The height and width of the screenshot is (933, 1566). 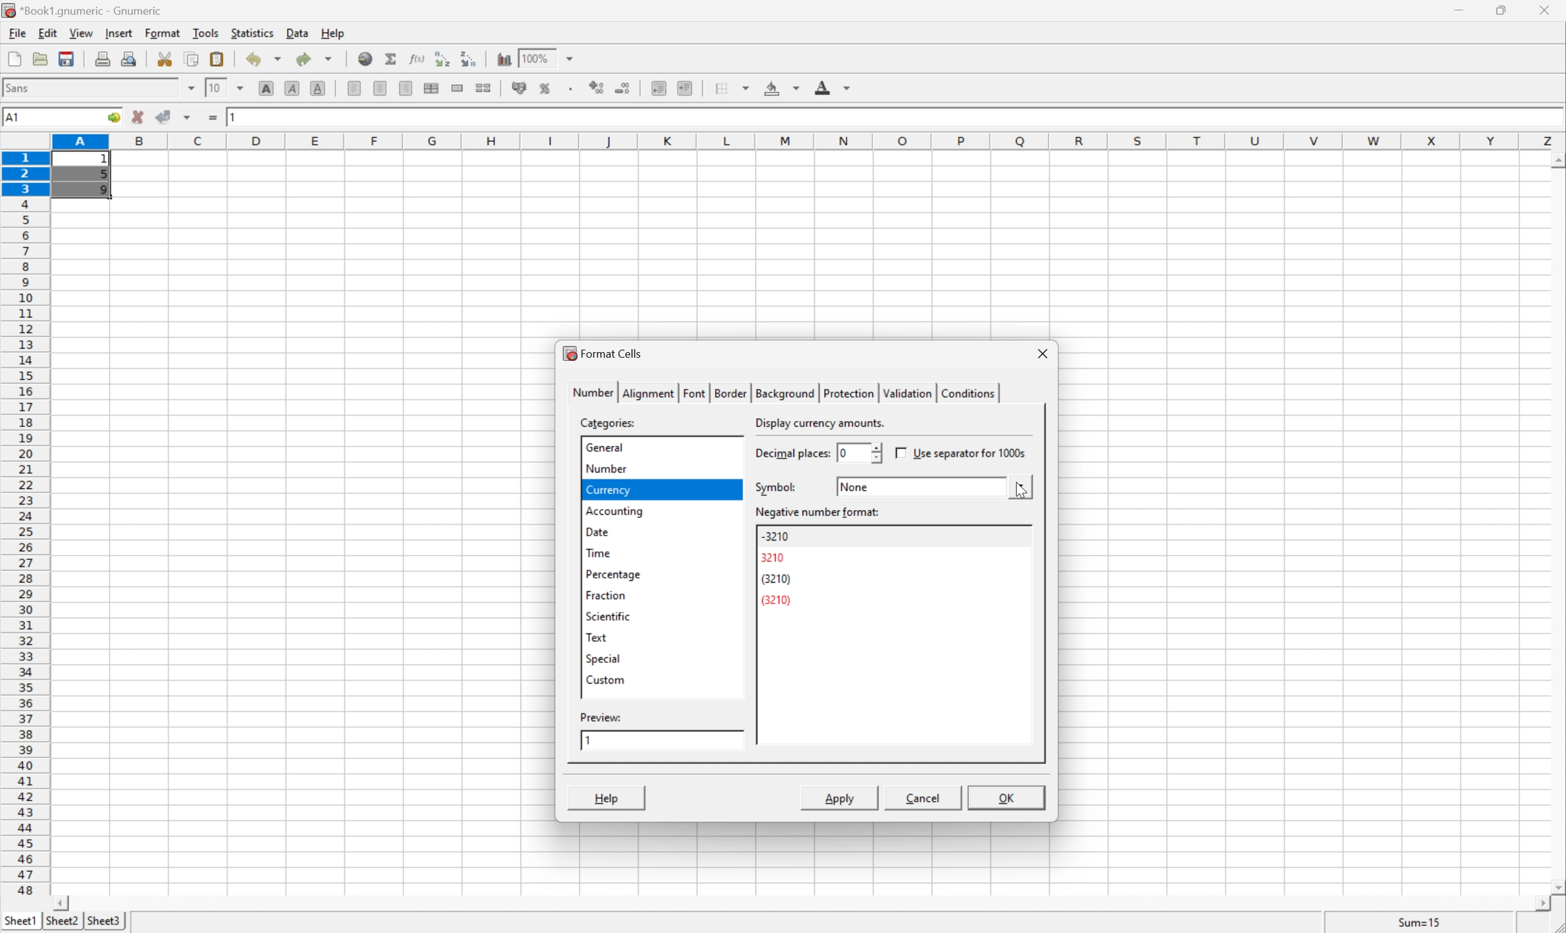 What do you see at coordinates (269, 89) in the screenshot?
I see `bold` at bounding box center [269, 89].